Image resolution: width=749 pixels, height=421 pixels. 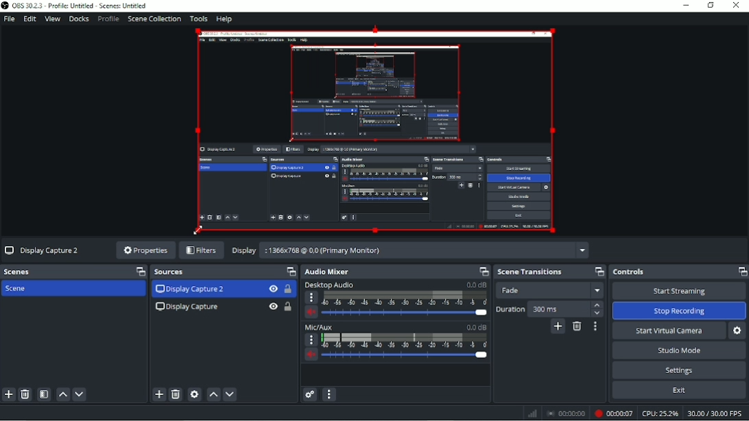 I want to click on Docks, so click(x=78, y=19).